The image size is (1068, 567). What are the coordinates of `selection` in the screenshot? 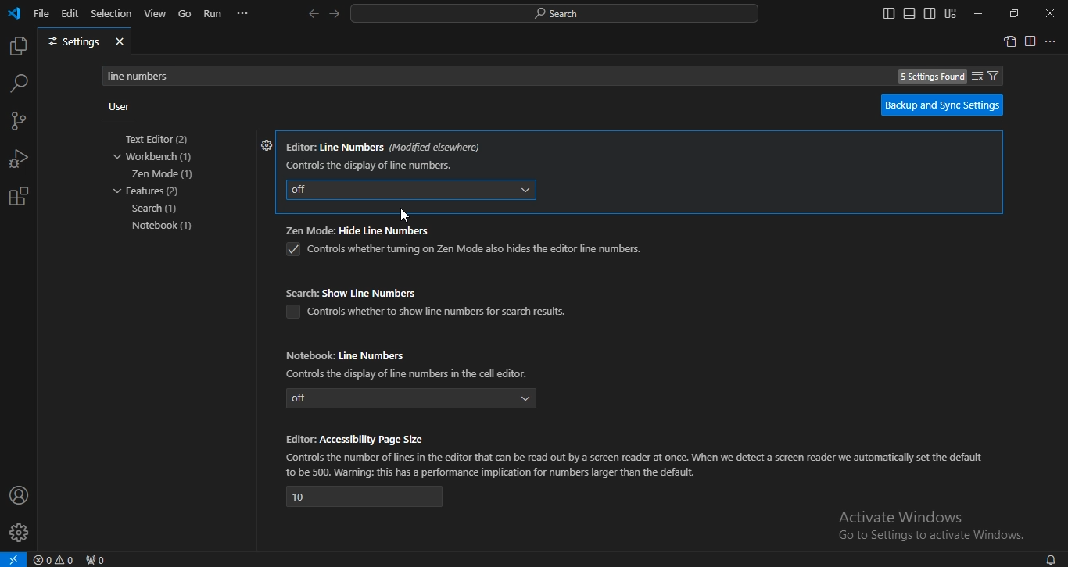 It's located at (112, 12).